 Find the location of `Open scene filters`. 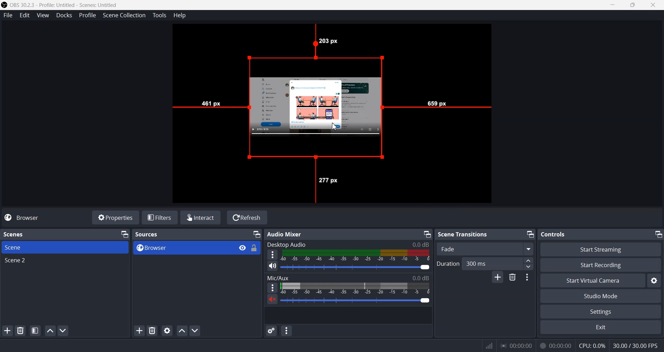

Open scene filters is located at coordinates (35, 331).